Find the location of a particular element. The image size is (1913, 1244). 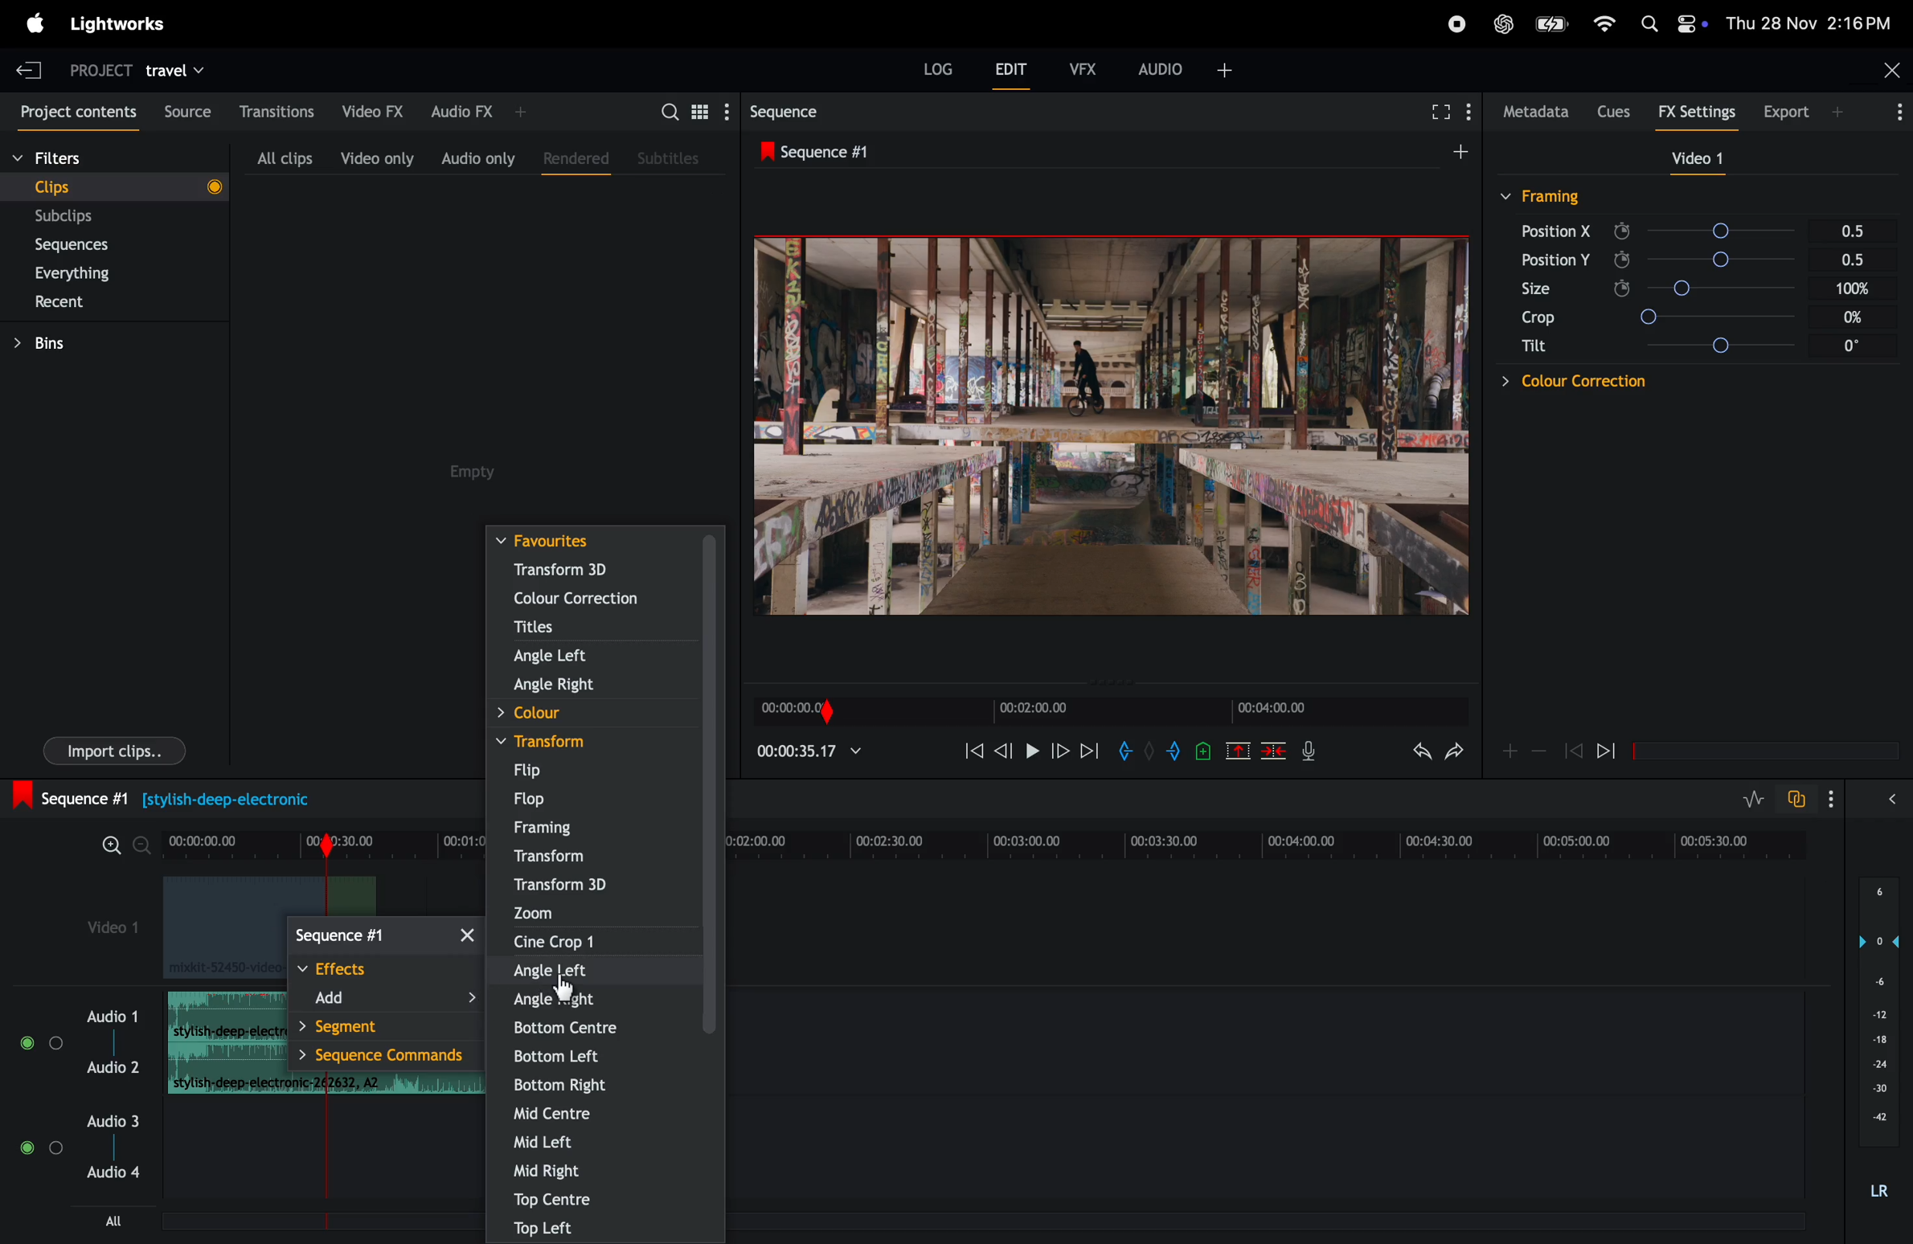

battery is located at coordinates (1551, 23).